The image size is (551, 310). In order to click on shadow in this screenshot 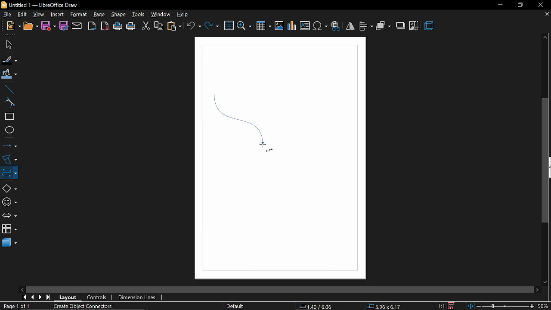, I will do `click(400, 25)`.